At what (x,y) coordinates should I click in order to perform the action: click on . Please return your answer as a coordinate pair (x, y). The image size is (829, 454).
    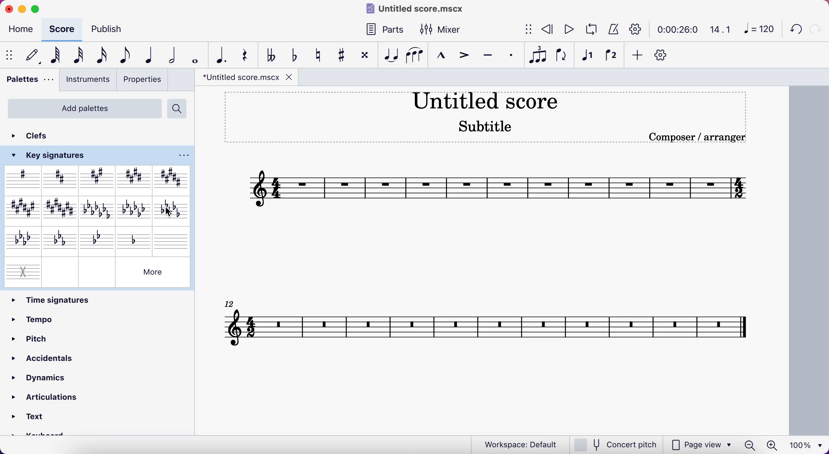
    Looking at the image, I should click on (182, 156).